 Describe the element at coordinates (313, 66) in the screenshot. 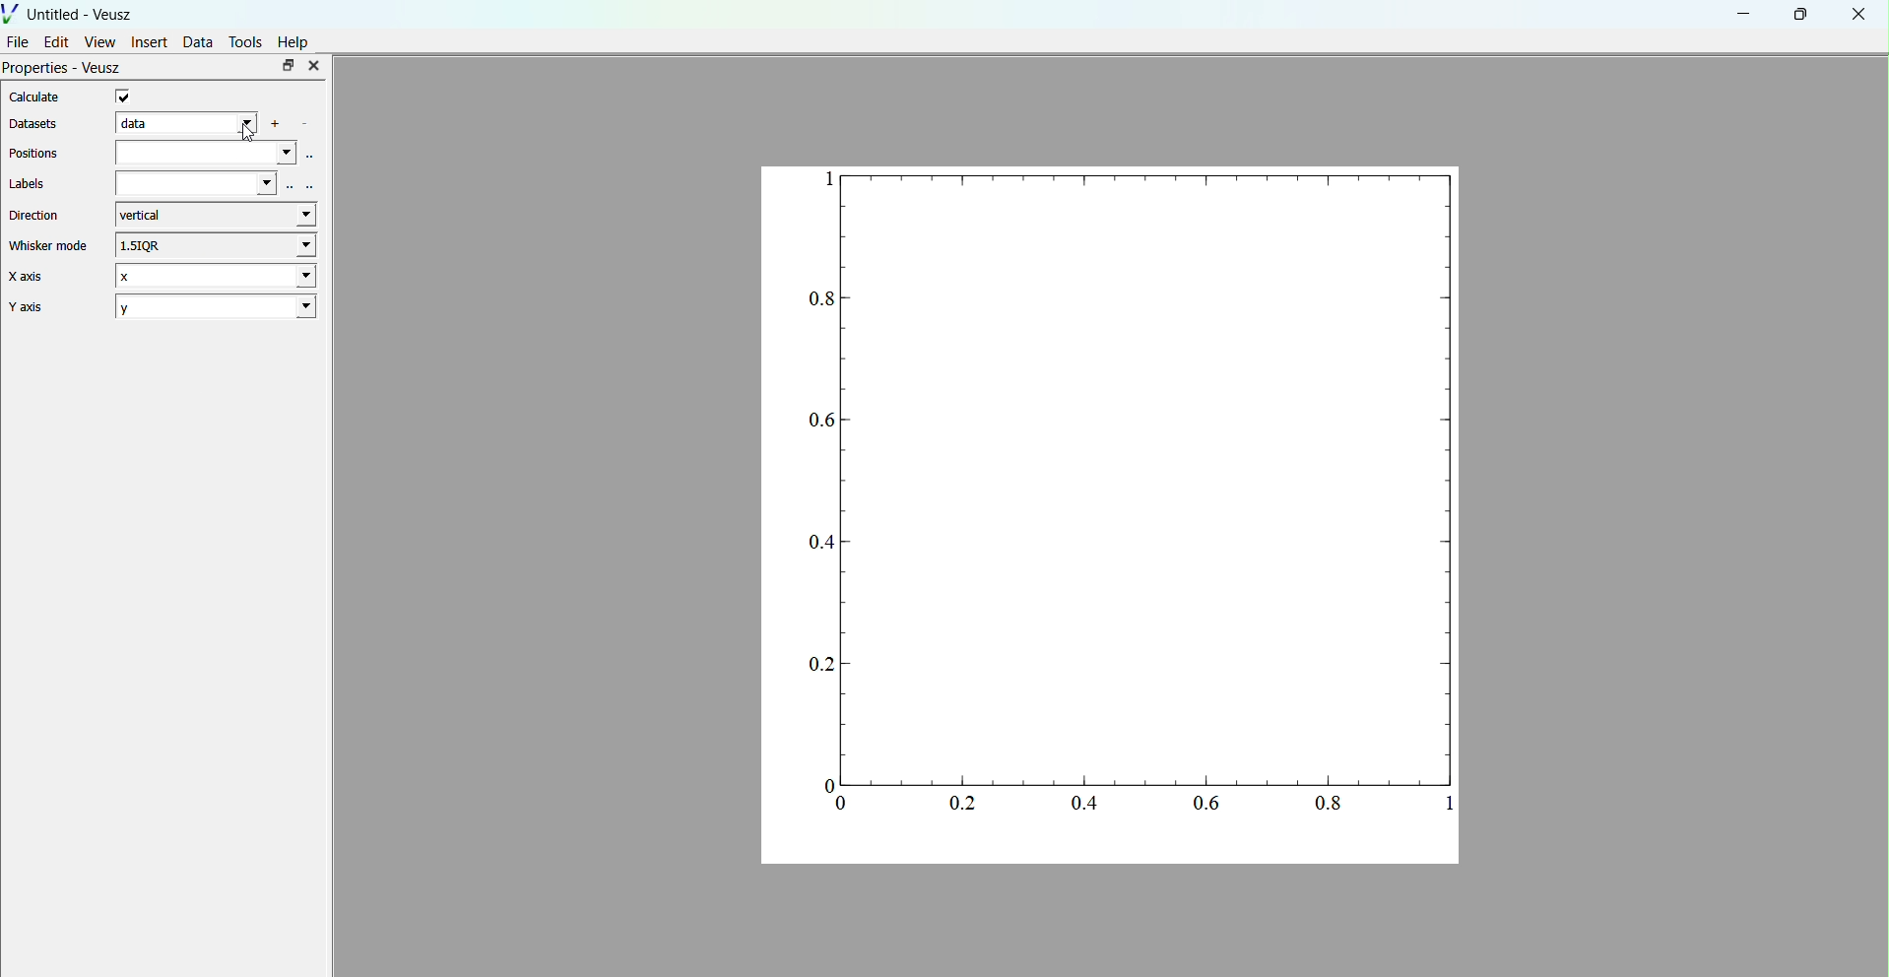

I see `close` at that location.